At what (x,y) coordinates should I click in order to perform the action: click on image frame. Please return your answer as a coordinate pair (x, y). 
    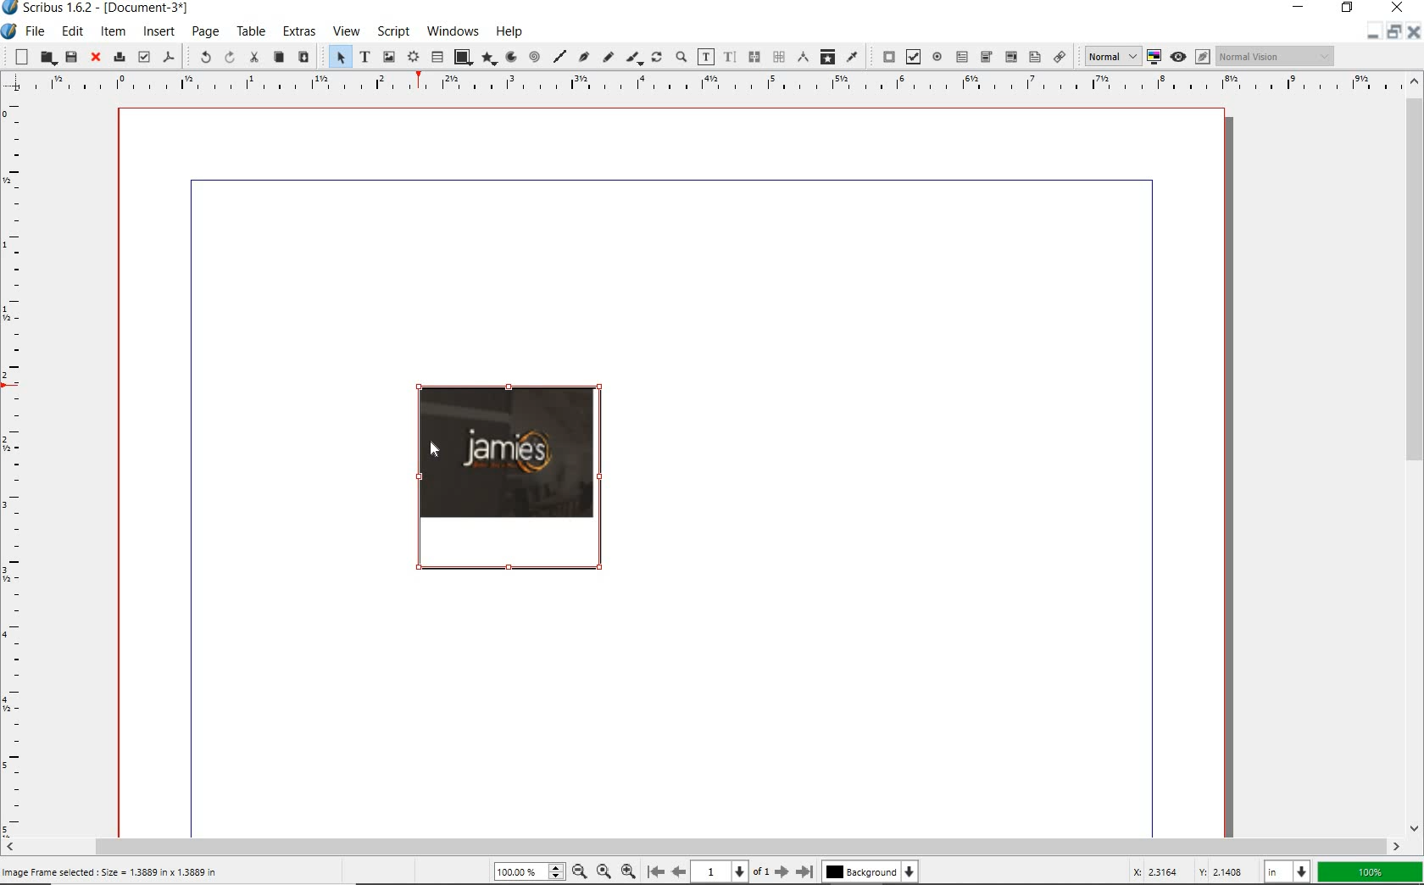
    Looking at the image, I should click on (388, 58).